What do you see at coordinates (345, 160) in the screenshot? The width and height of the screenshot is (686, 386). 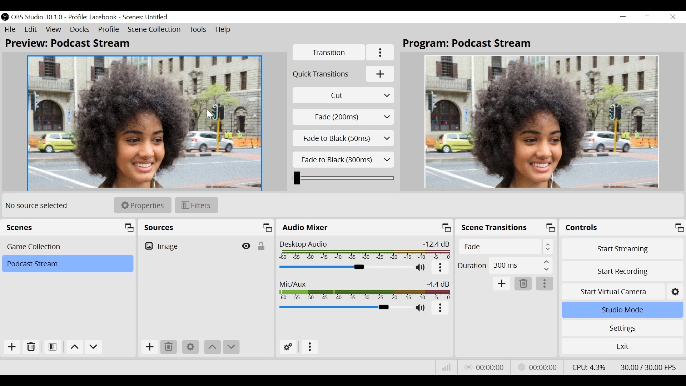 I see `Fade to Black` at bounding box center [345, 160].